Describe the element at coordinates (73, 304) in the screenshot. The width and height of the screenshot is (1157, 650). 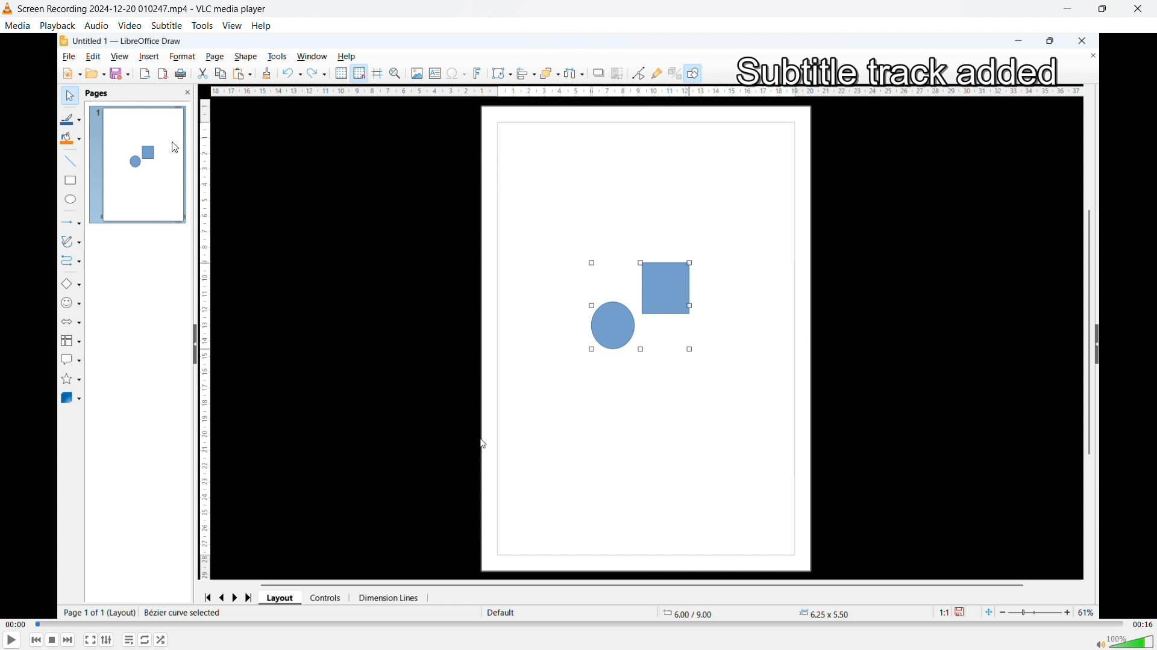
I see `symbol shapes` at that location.